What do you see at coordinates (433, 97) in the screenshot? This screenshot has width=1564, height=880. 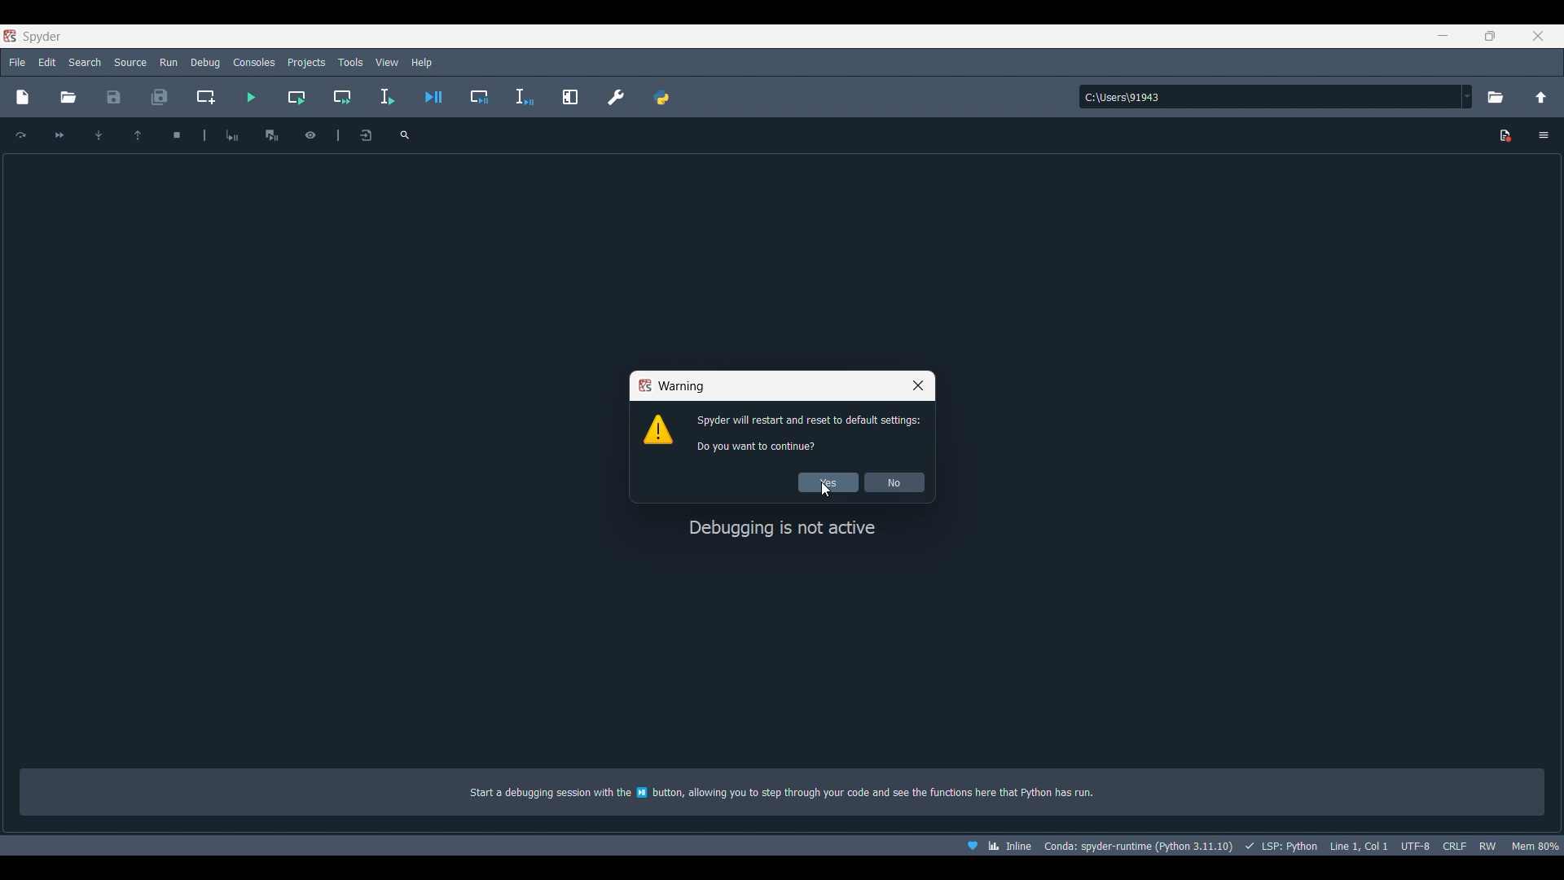 I see `Debug file` at bounding box center [433, 97].